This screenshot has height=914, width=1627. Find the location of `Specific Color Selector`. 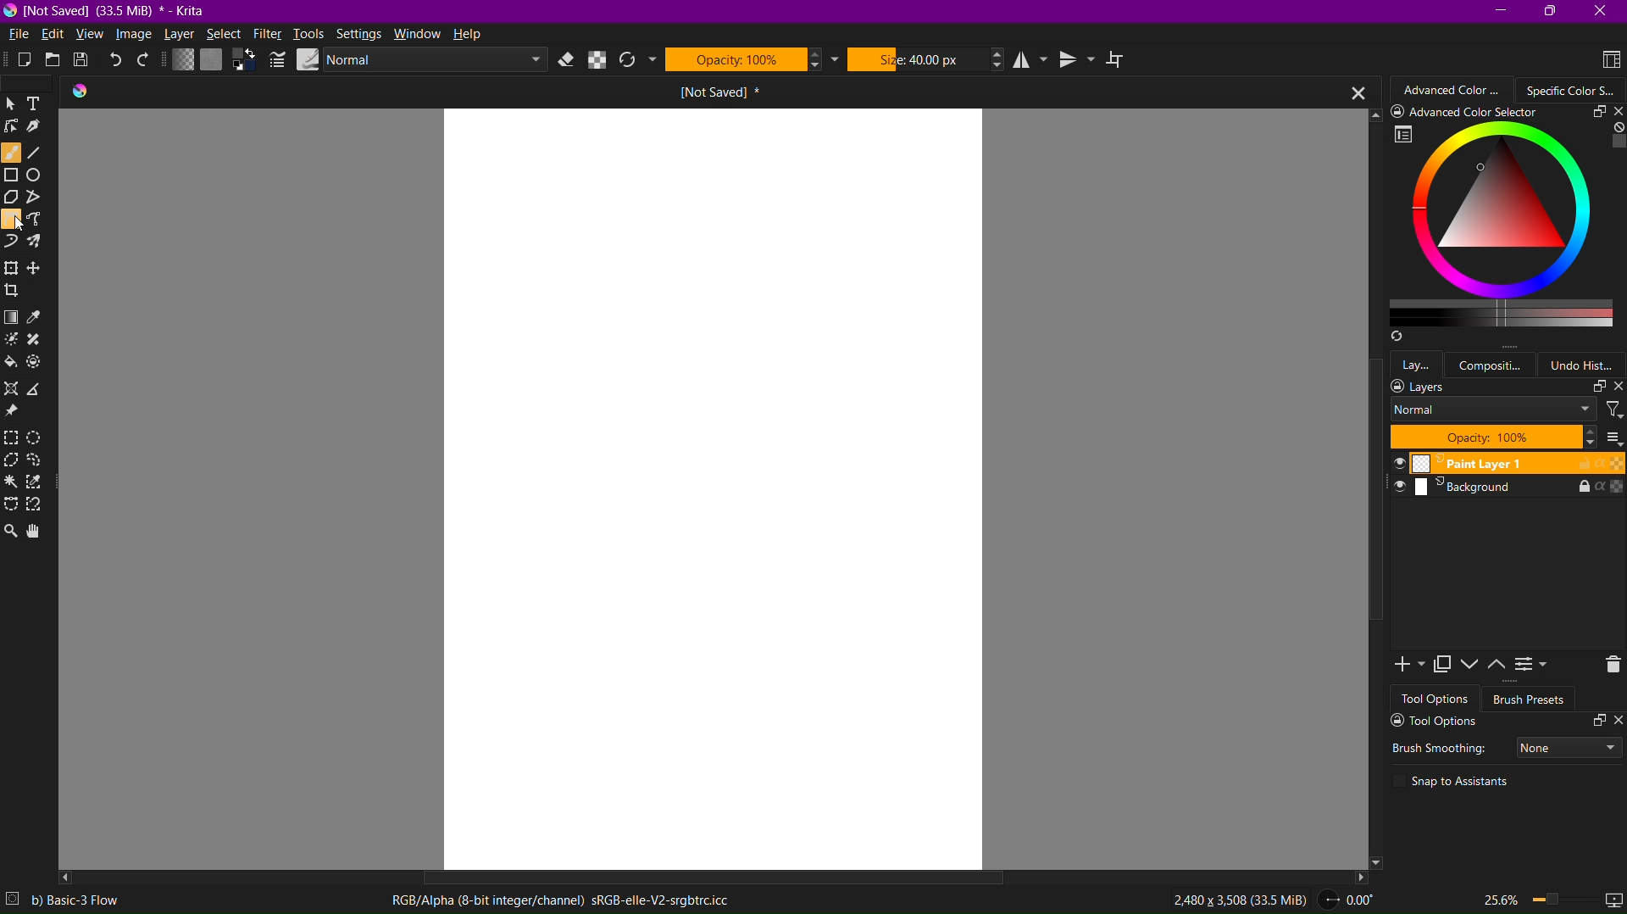

Specific Color Selector is located at coordinates (1504, 226).